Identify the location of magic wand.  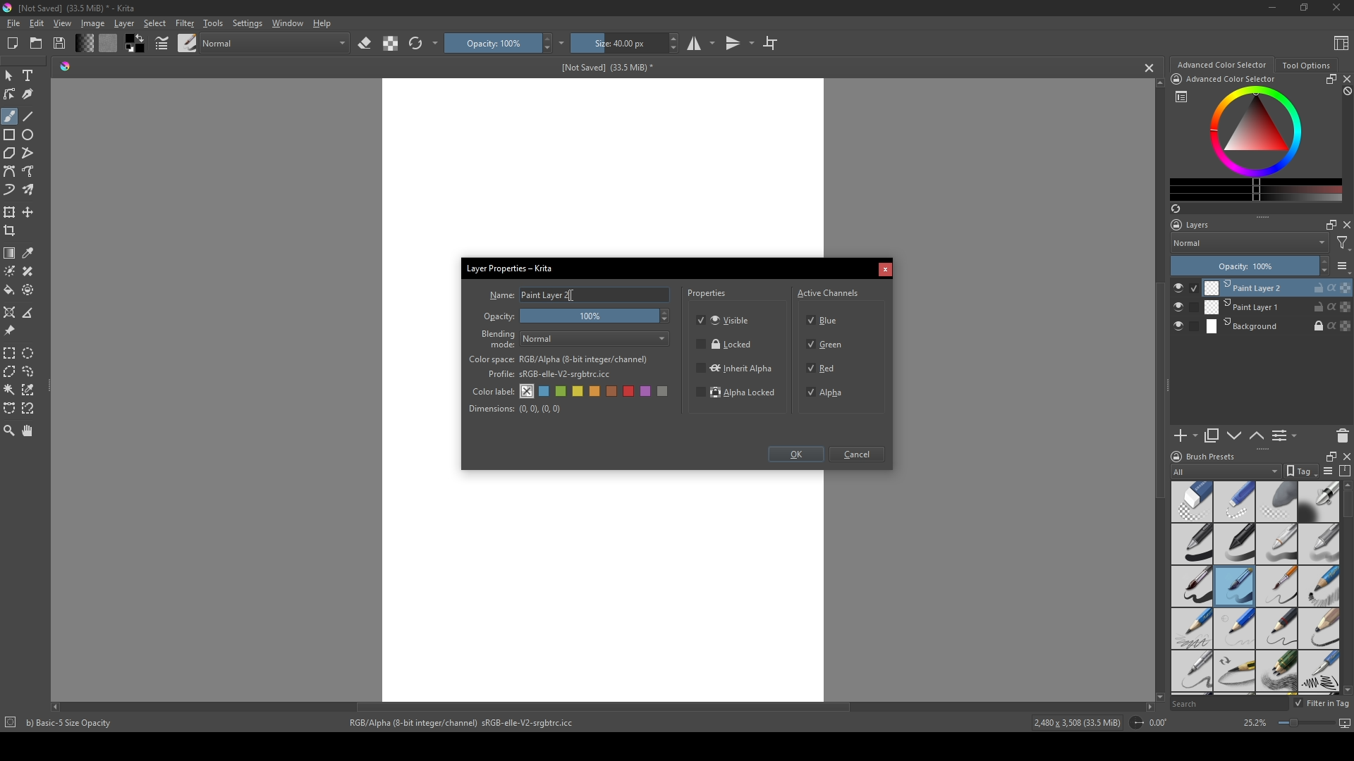
(9, 389).